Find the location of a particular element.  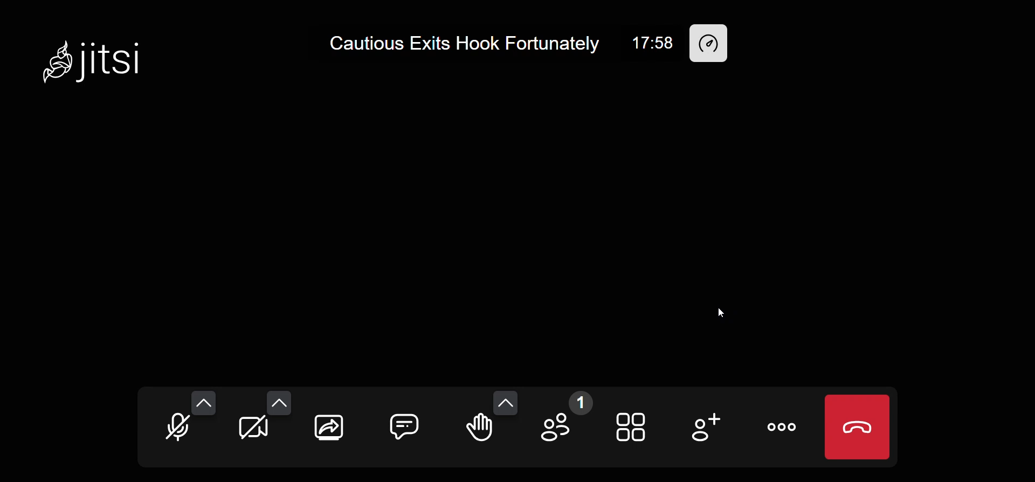

17:58 is located at coordinates (652, 42).